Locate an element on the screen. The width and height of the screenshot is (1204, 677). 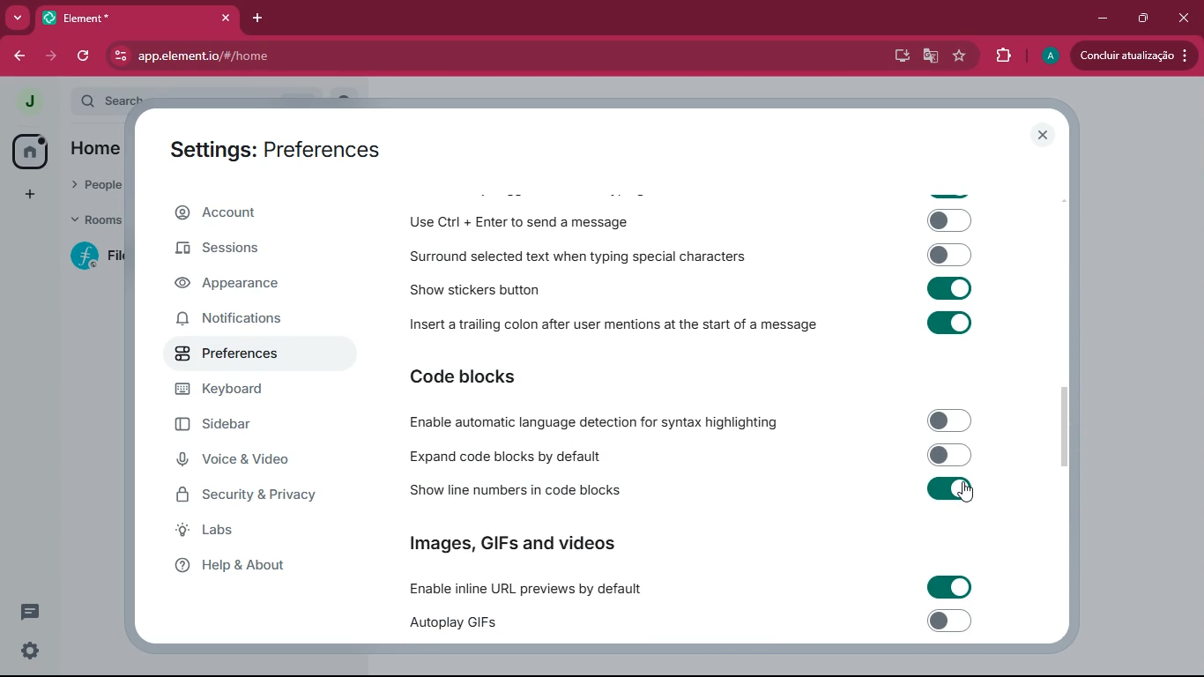
security & Privacy is located at coordinates (255, 495).